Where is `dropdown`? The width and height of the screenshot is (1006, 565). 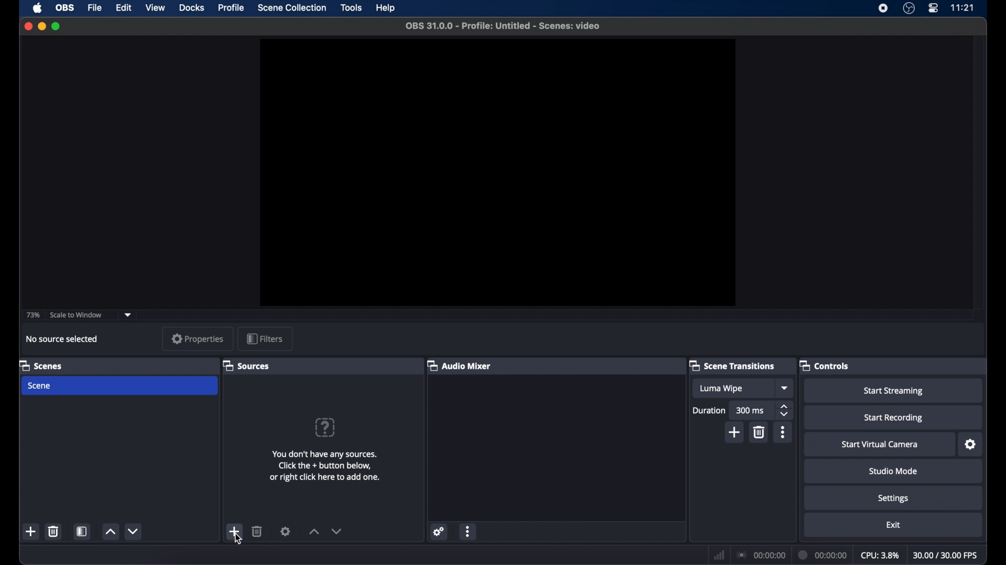 dropdown is located at coordinates (785, 388).